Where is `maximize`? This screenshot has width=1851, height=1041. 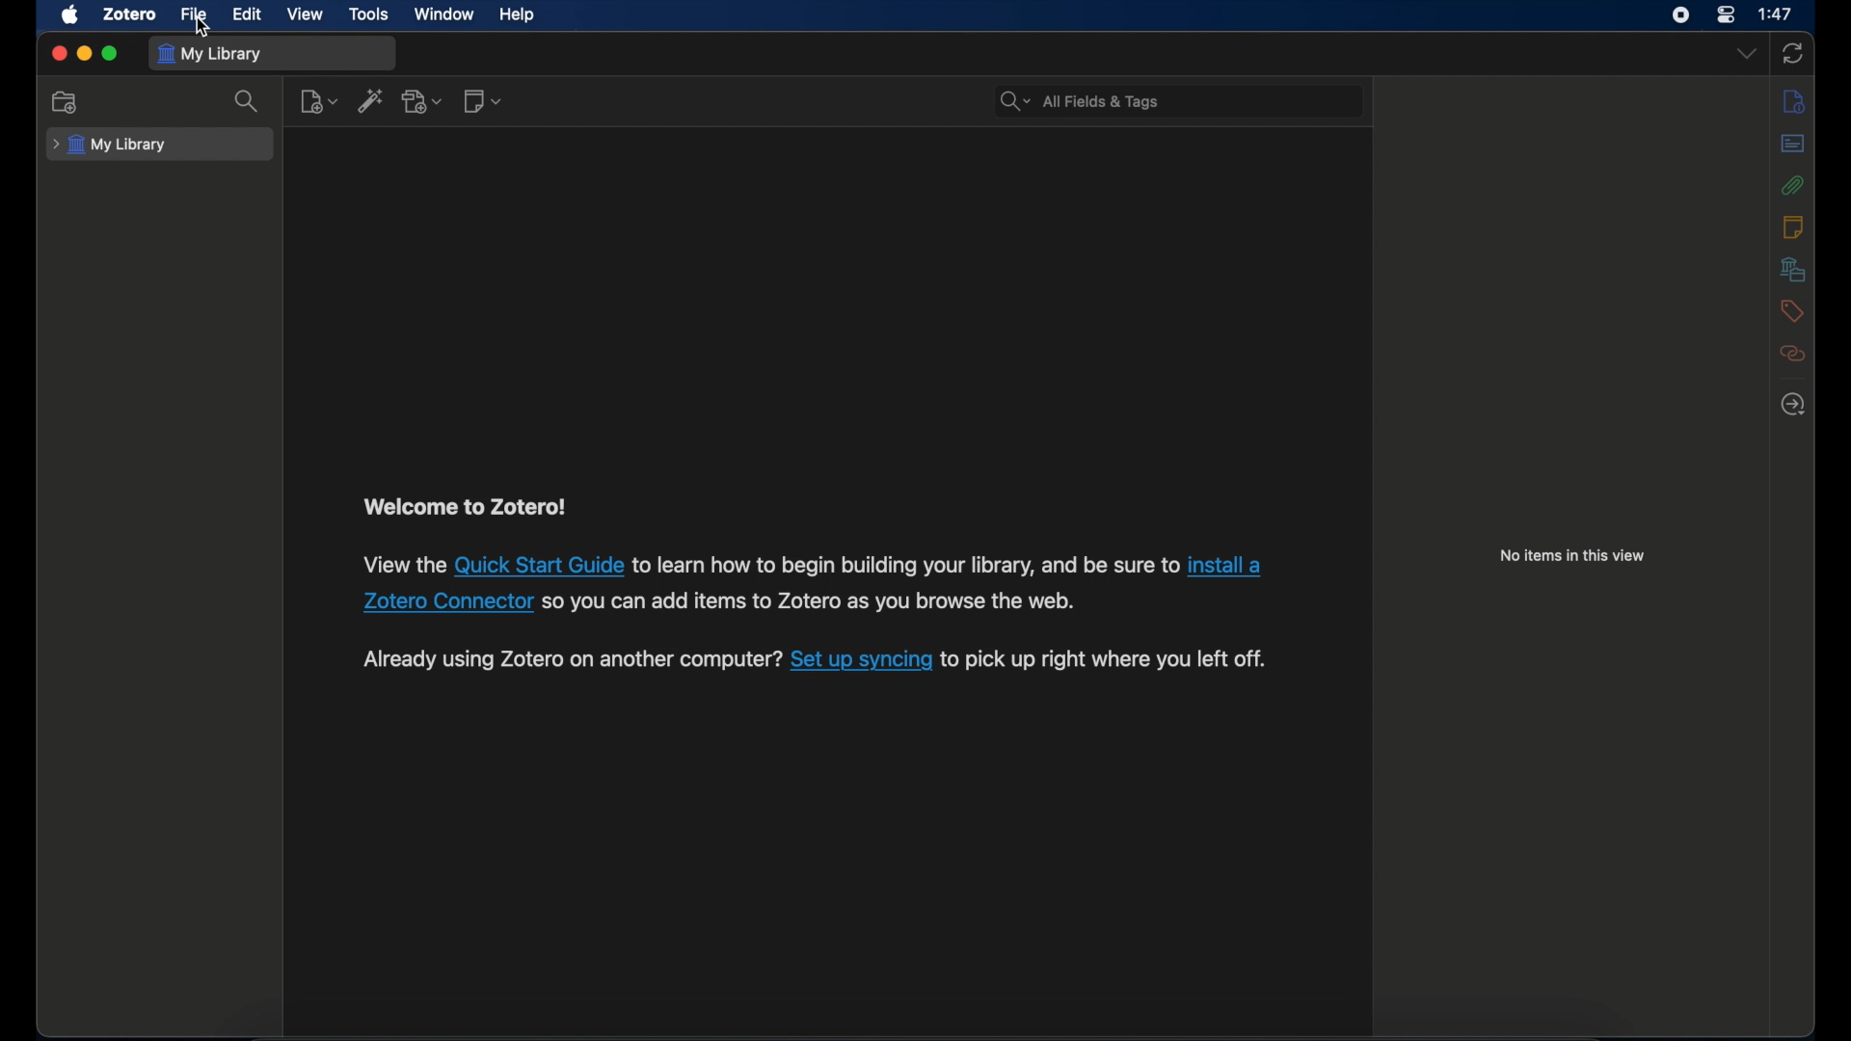
maximize is located at coordinates (111, 53).